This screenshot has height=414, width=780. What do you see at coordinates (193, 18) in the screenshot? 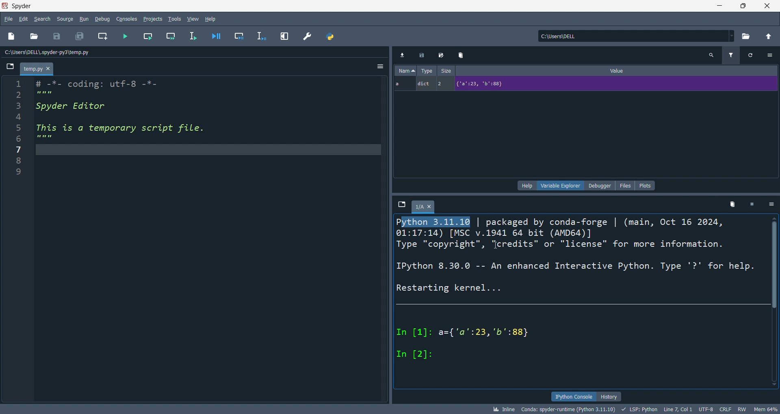
I see `viewn` at bounding box center [193, 18].